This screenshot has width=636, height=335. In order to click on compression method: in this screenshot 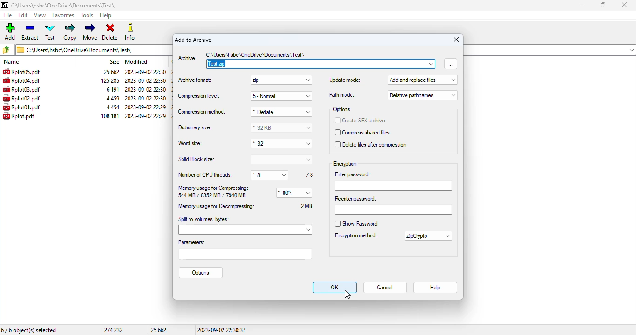, I will do `click(202, 112)`.